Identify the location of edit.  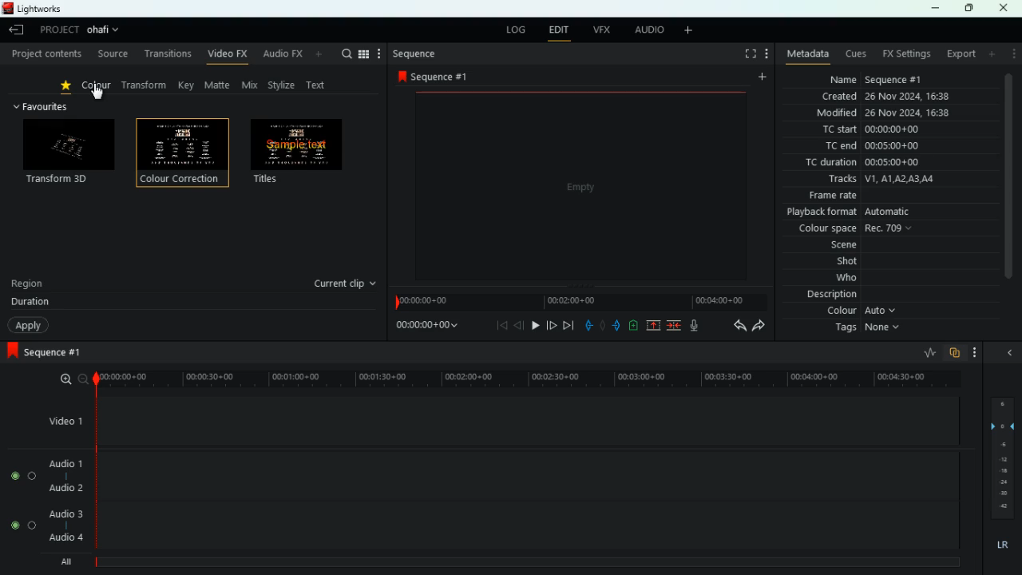
(560, 30).